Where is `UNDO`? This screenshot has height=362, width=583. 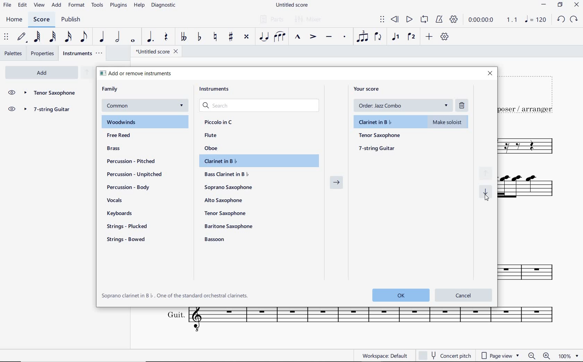 UNDO is located at coordinates (561, 20).